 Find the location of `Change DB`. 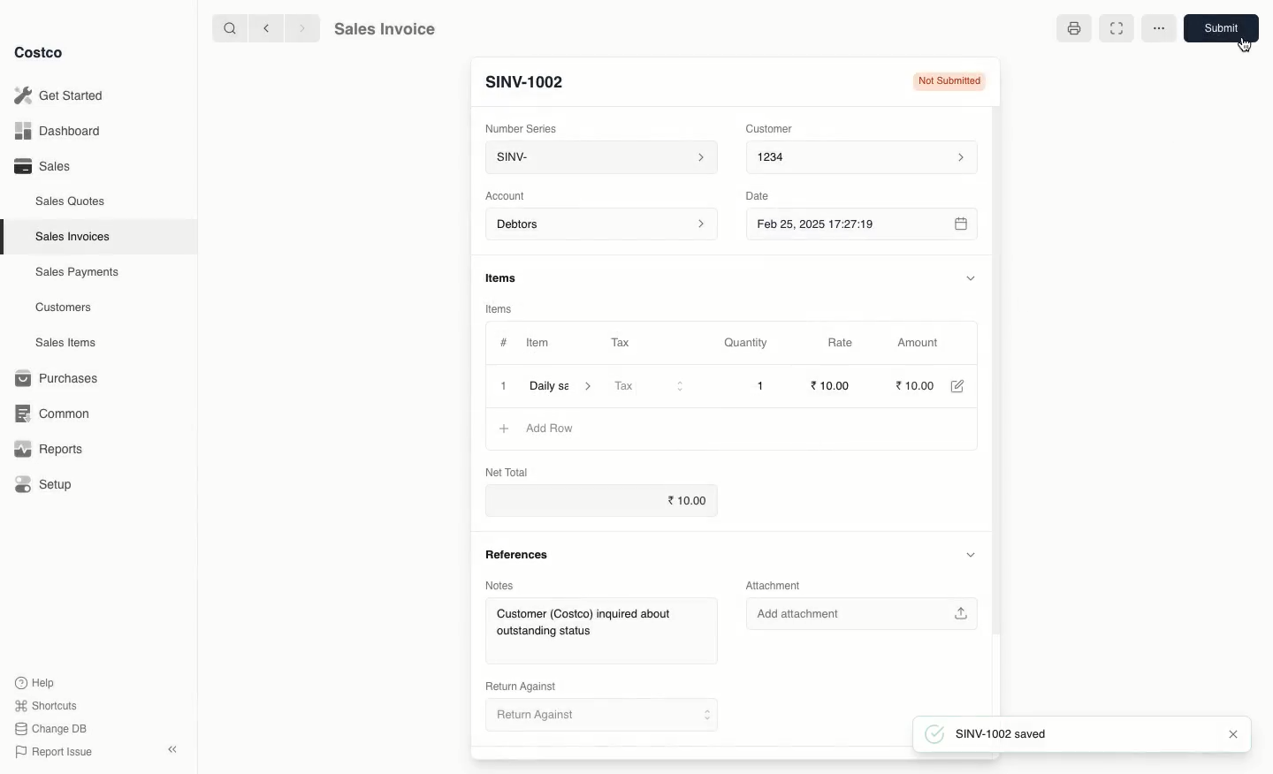

Change DB is located at coordinates (52, 728).